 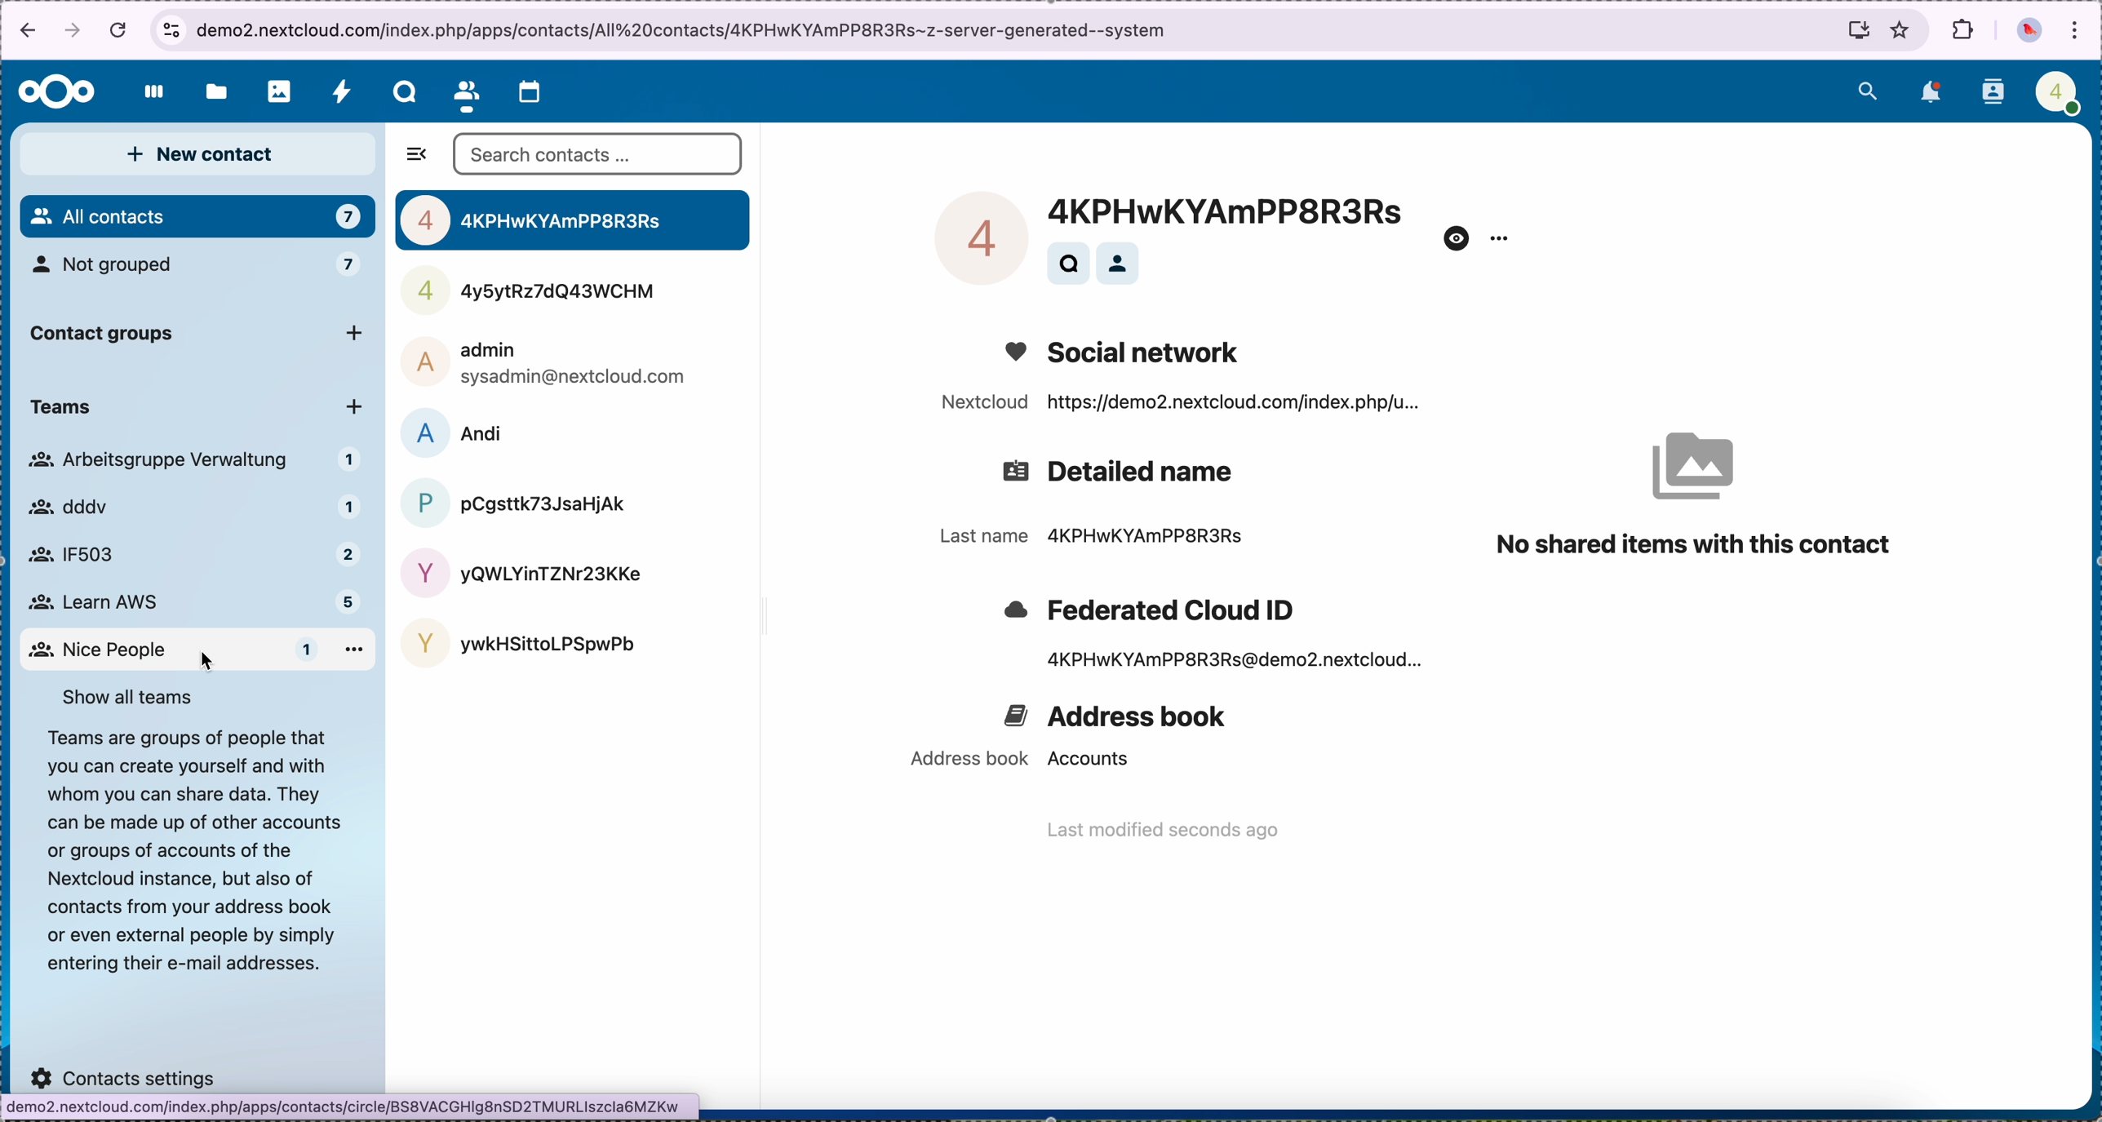 What do you see at coordinates (547, 361) in the screenshot?
I see `admin` at bounding box center [547, 361].